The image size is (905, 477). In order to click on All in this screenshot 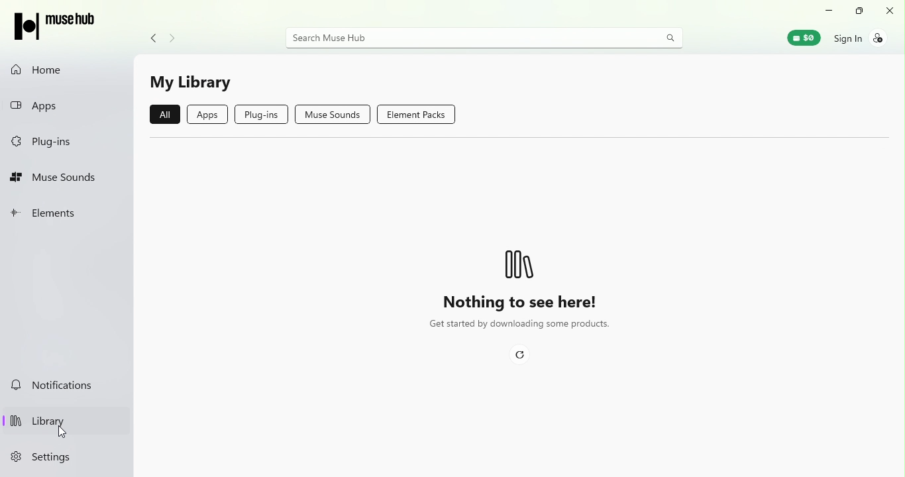, I will do `click(164, 113)`.